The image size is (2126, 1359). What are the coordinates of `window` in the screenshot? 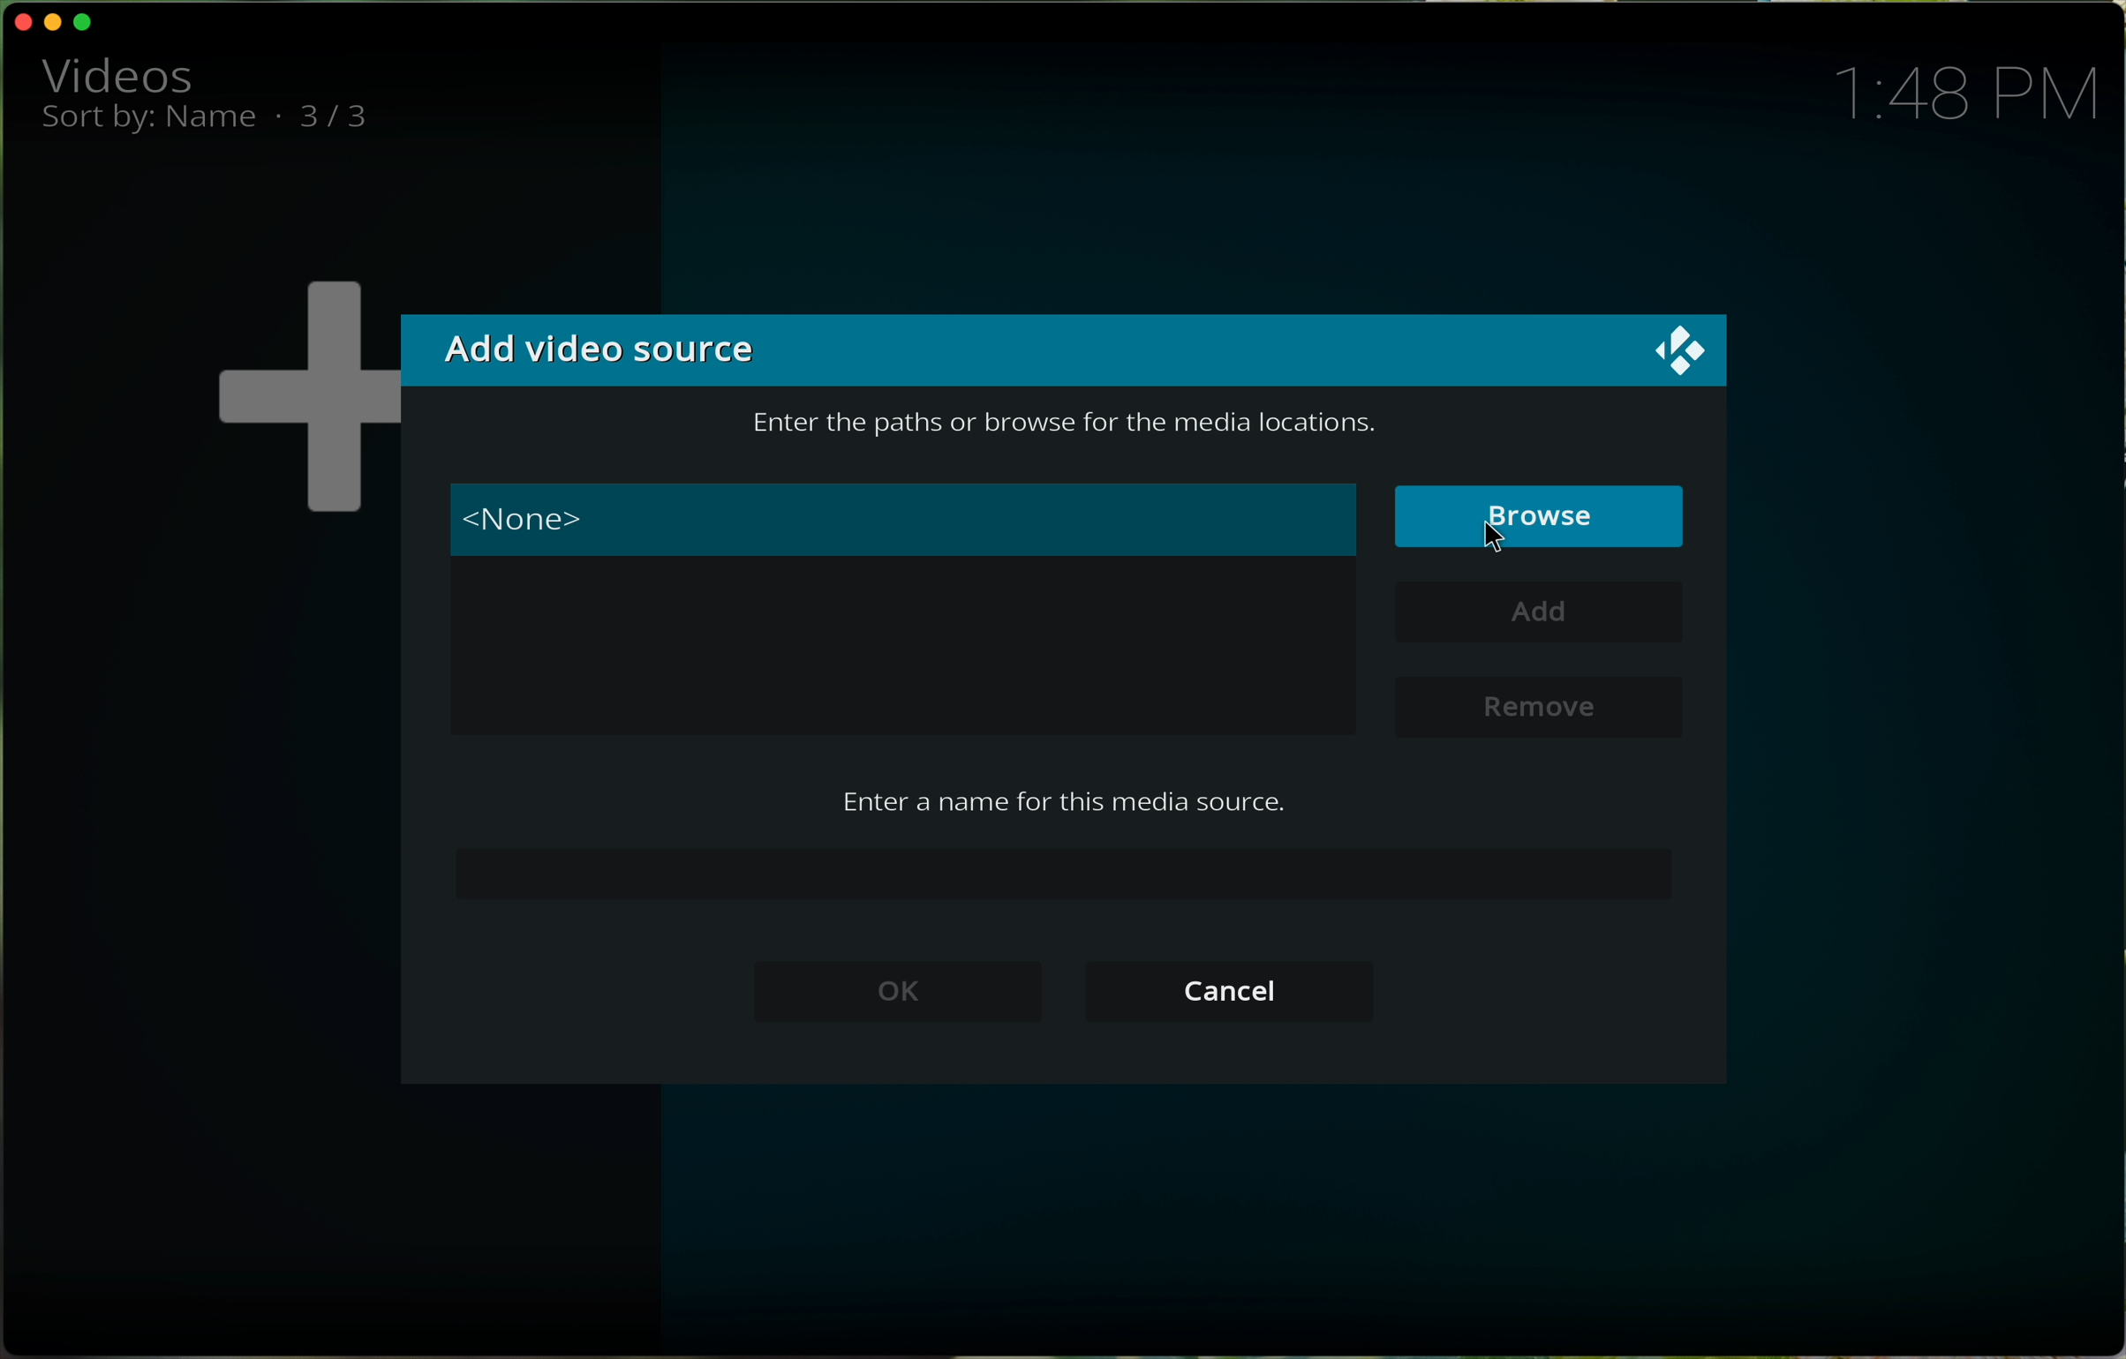 It's located at (908, 657).